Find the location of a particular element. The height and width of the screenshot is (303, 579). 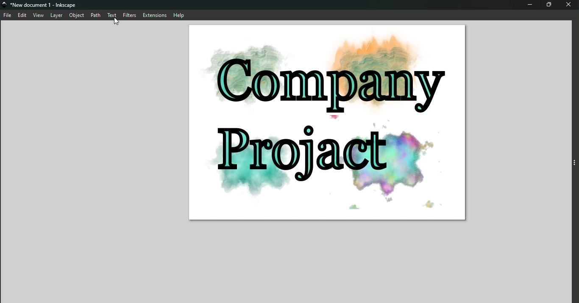

 *New document 1 - Inkscape is located at coordinates (47, 5).